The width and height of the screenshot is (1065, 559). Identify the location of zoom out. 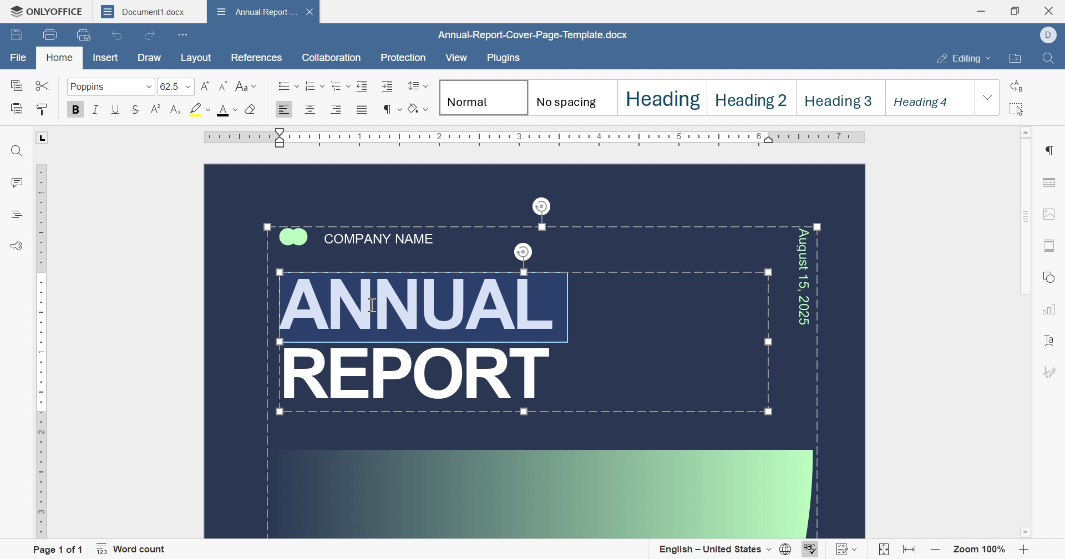
(935, 551).